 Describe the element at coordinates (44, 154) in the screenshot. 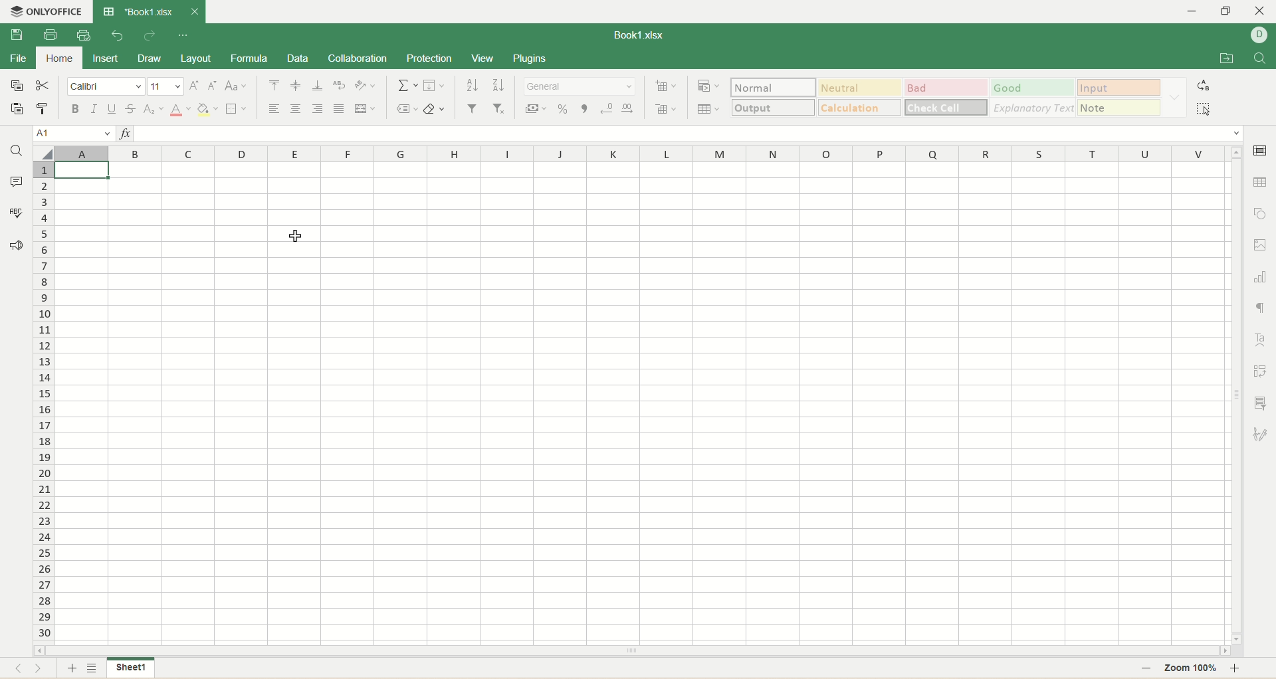

I see `select all` at that location.